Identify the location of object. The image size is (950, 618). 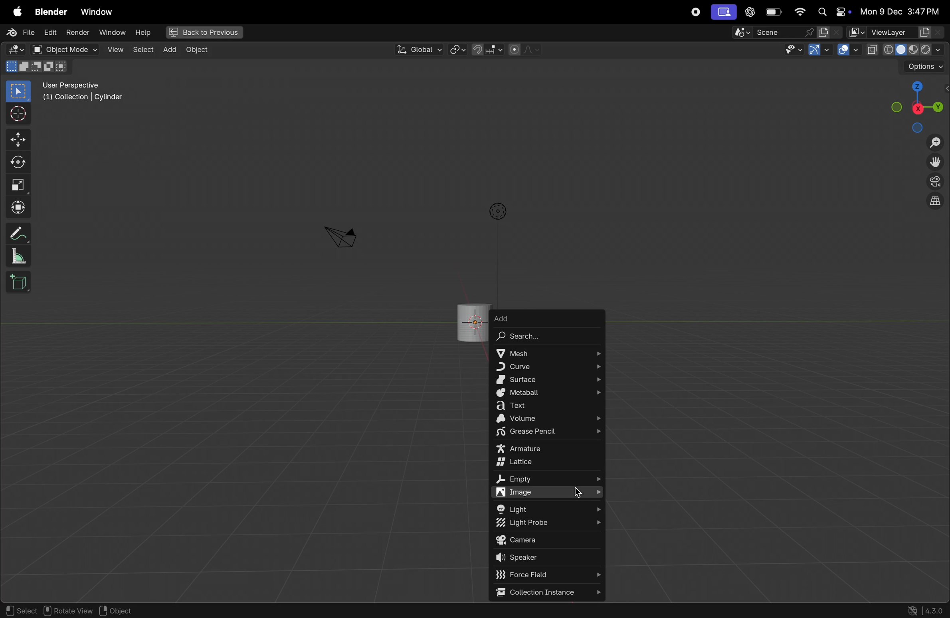
(123, 610).